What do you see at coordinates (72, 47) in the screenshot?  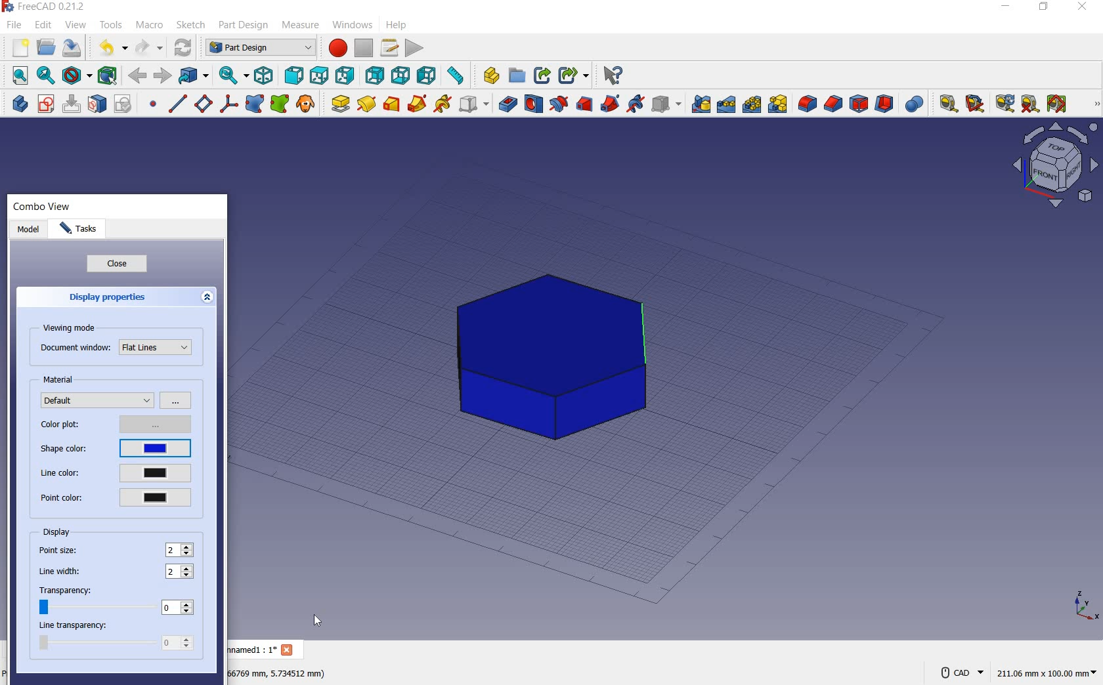 I see `save` at bounding box center [72, 47].